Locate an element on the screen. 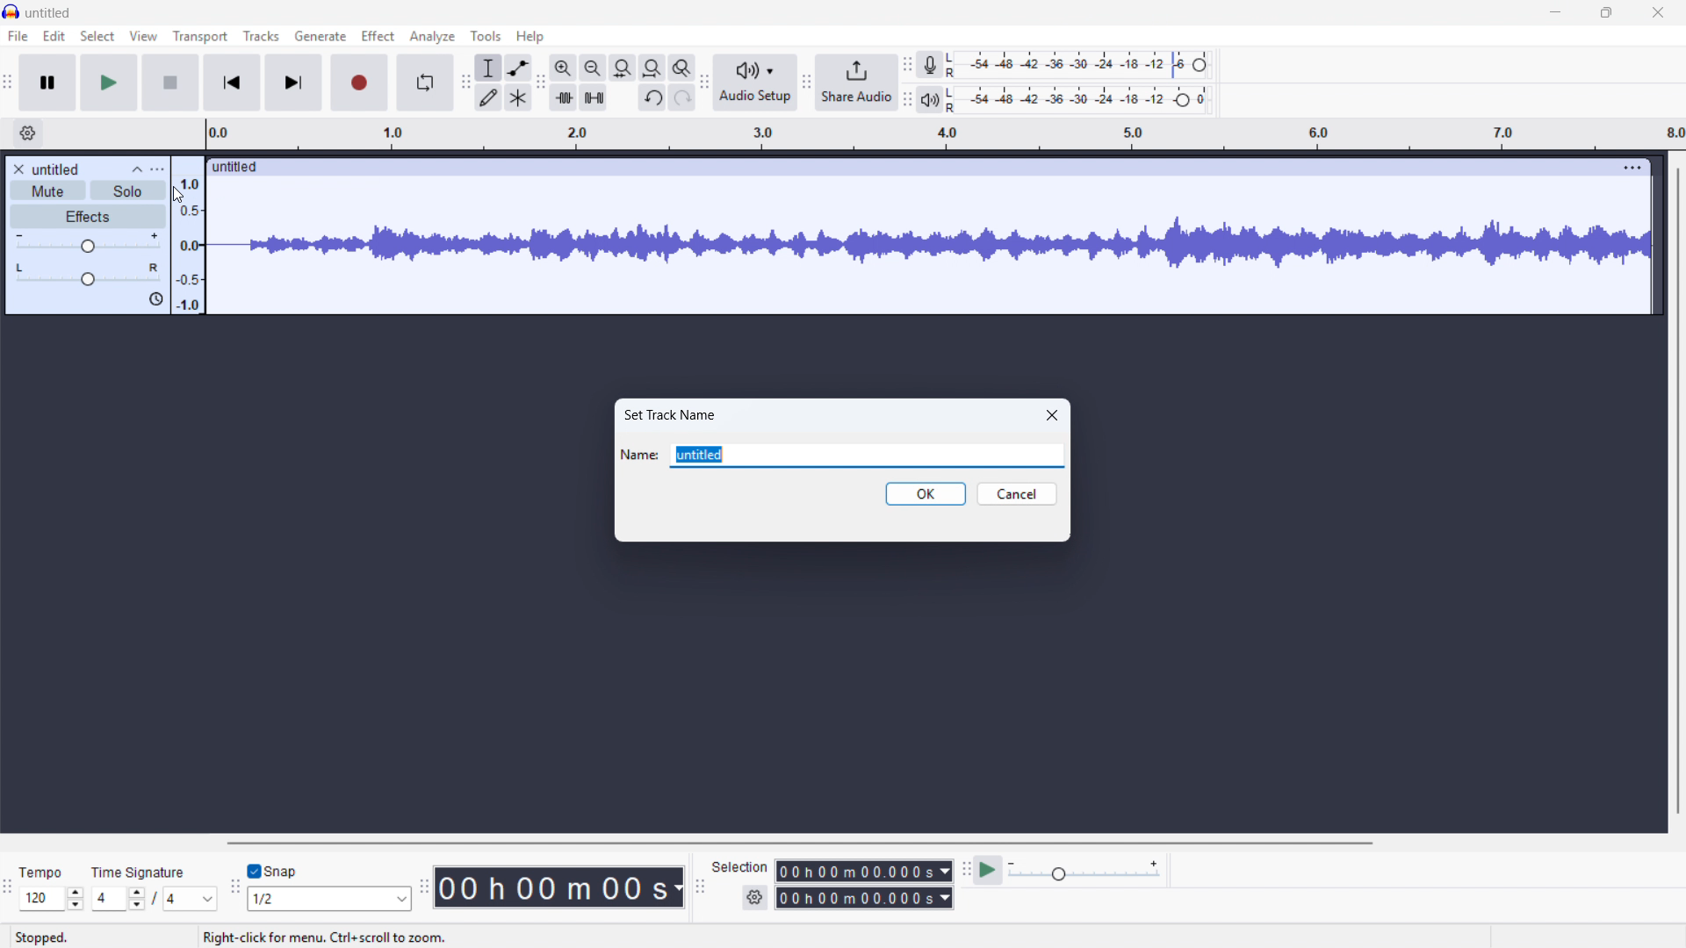 The height and width of the screenshot is (948, 1686). Recording metre toolbar  is located at coordinates (908, 65).